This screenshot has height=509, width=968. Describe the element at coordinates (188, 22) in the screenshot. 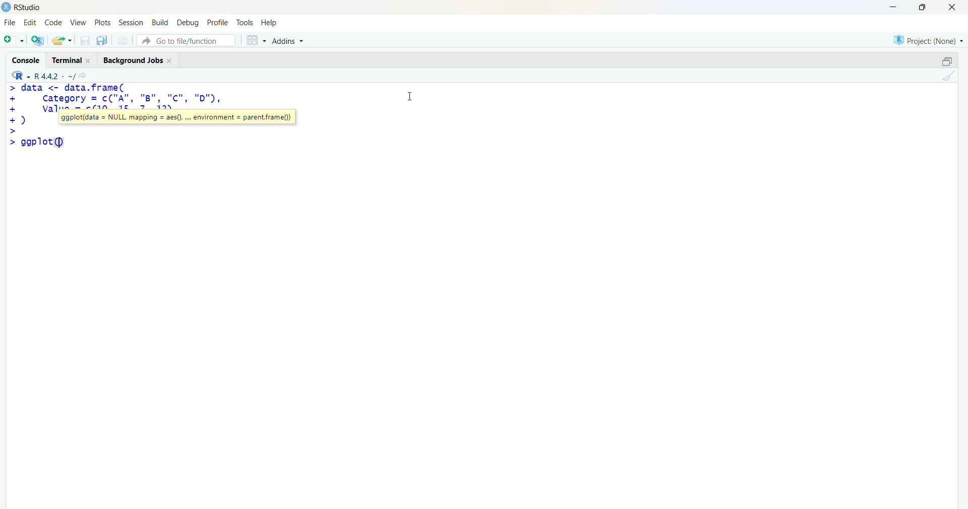

I see `debug` at that location.